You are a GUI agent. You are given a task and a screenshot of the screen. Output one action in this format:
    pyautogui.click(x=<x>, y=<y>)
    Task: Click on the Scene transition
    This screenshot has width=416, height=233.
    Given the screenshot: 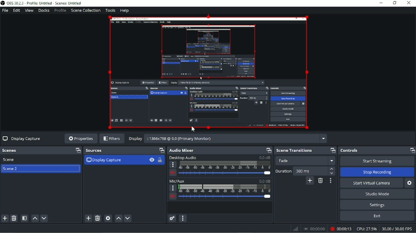 What is the action you would take?
    pyautogui.click(x=294, y=151)
    